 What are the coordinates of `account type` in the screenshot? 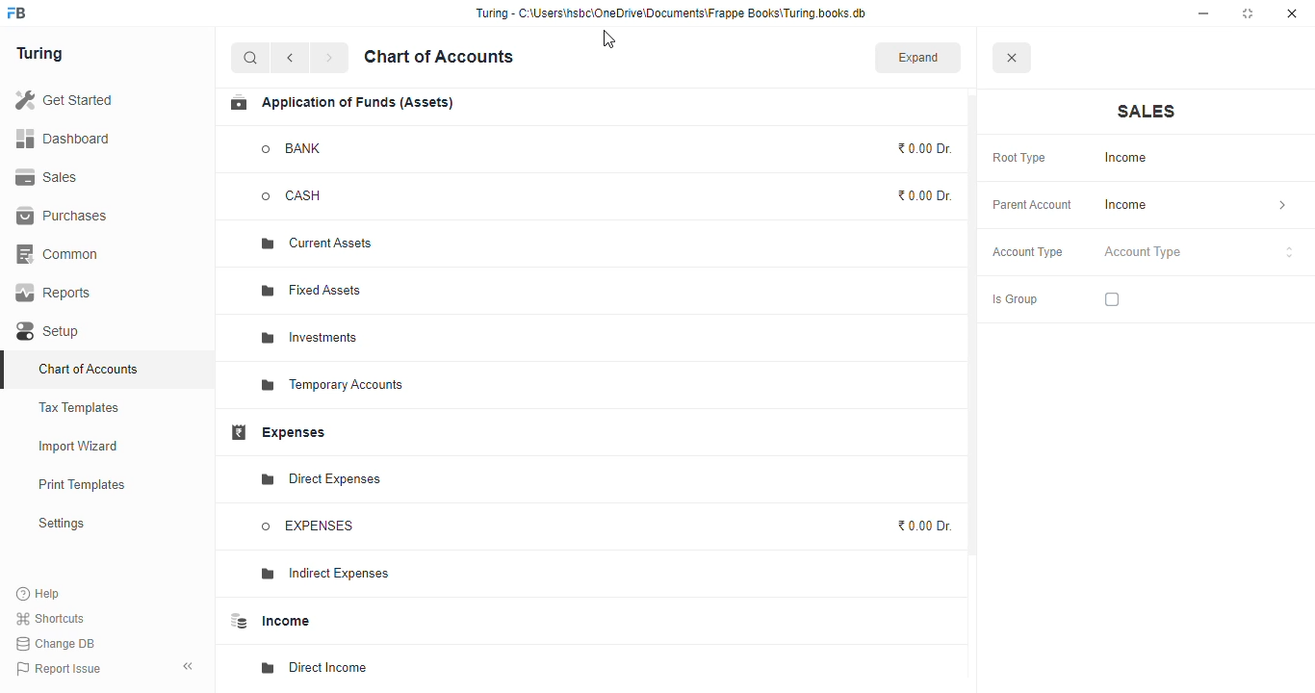 It's located at (1199, 252).